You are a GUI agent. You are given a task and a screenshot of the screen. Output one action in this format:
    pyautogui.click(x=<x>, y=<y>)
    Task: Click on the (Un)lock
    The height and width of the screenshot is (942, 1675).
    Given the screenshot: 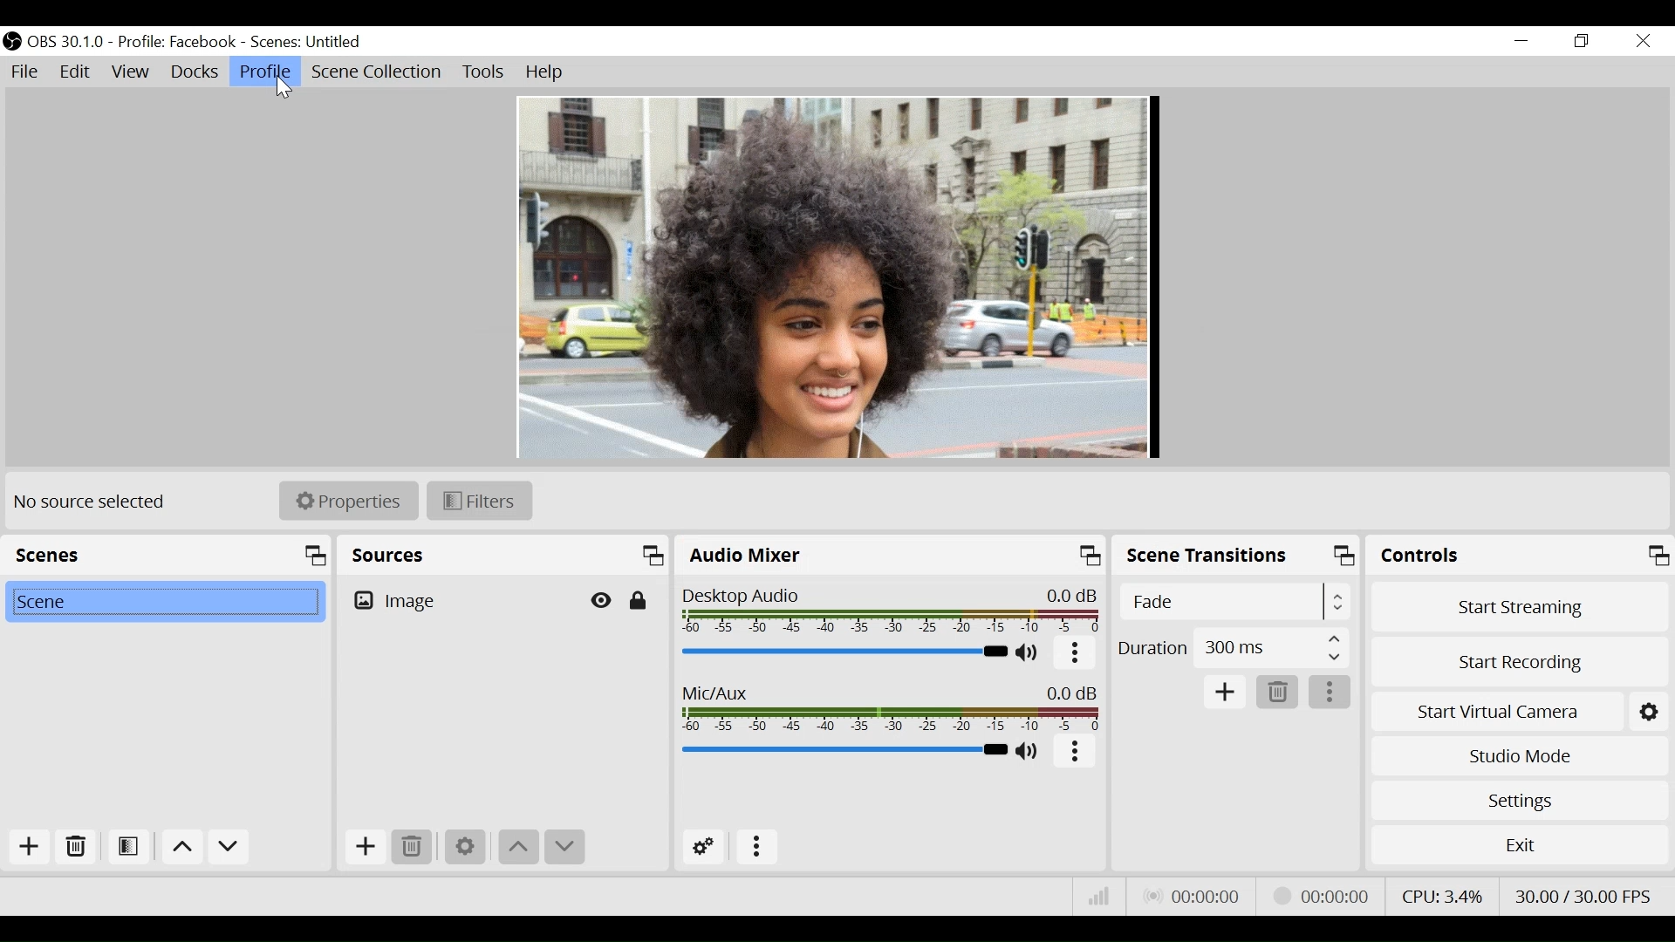 What is the action you would take?
    pyautogui.click(x=638, y=601)
    